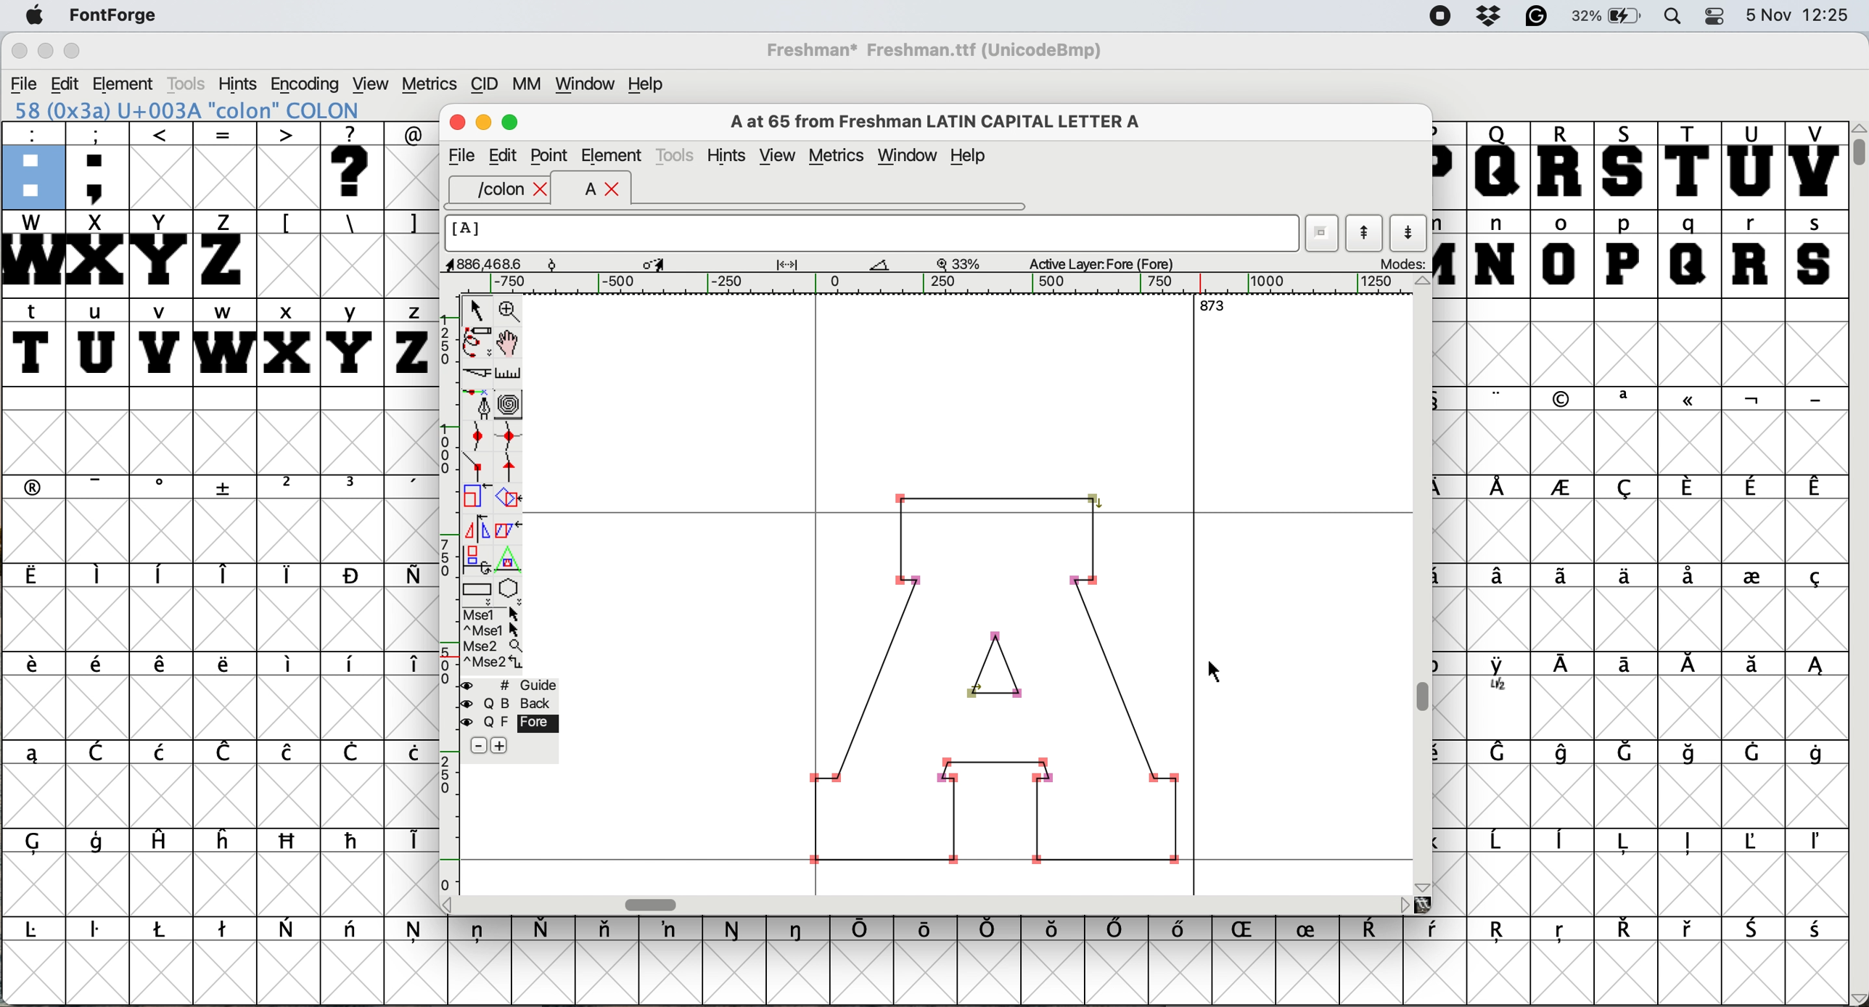  What do you see at coordinates (493, 662) in the screenshot?
I see `^Mse2` at bounding box center [493, 662].